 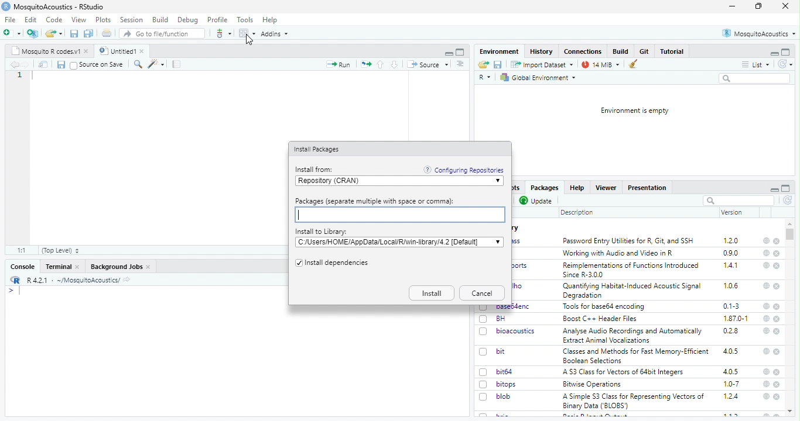 What do you see at coordinates (245, 20) in the screenshot?
I see `Tools` at bounding box center [245, 20].